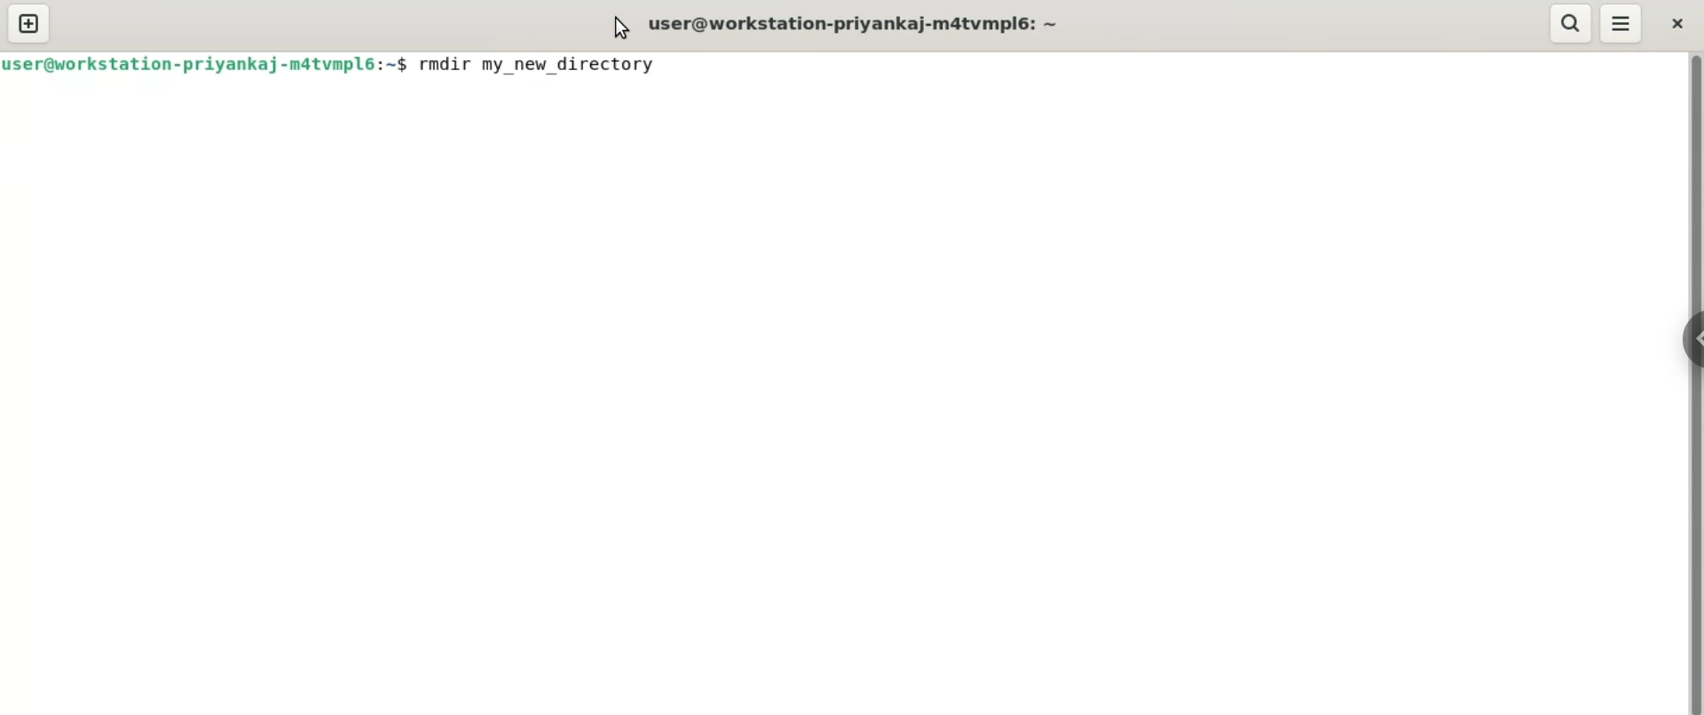 The image size is (1704, 715). What do you see at coordinates (616, 27) in the screenshot?
I see `cursor` at bounding box center [616, 27].